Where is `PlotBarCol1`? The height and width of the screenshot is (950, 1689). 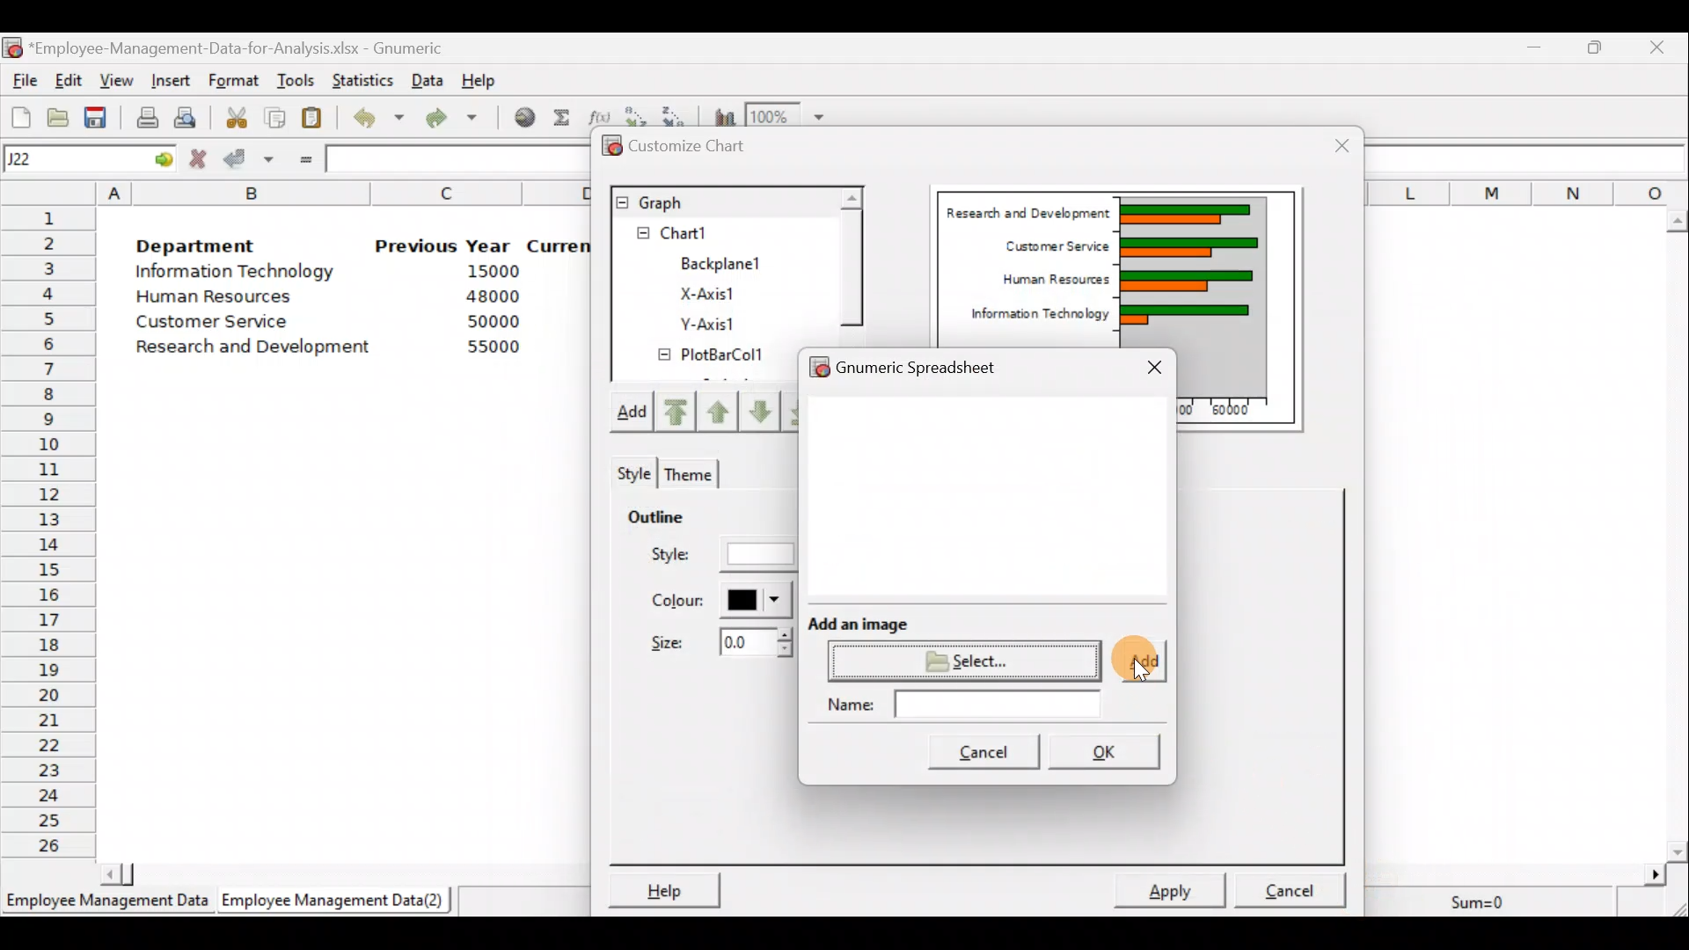
PlotBarCol1 is located at coordinates (712, 357).